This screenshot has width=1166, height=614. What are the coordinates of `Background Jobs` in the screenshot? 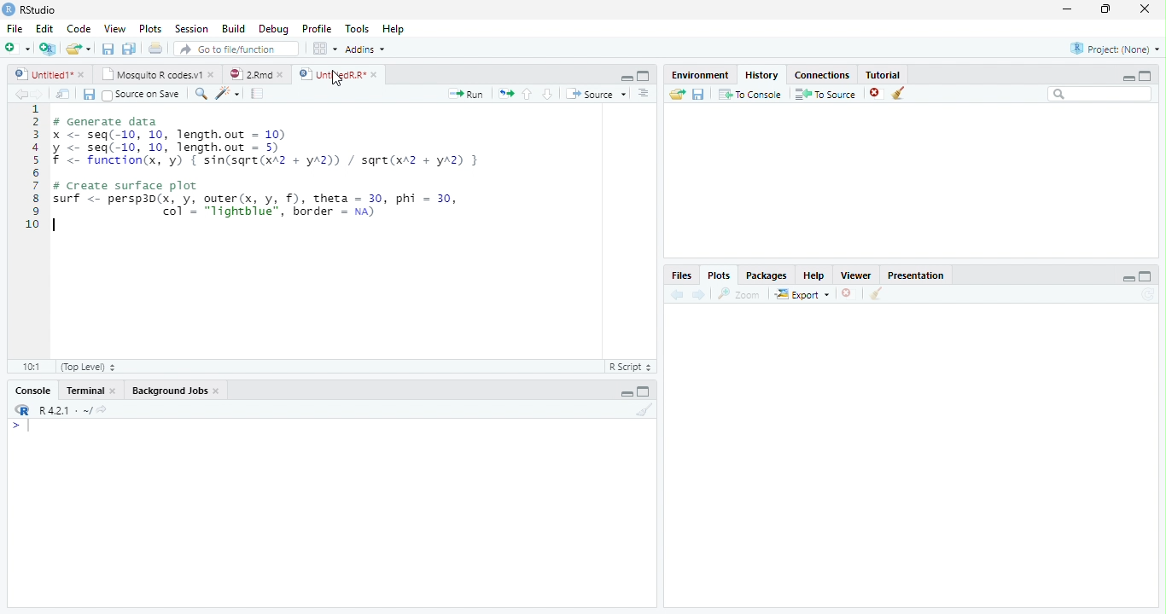 It's located at (170, 391).